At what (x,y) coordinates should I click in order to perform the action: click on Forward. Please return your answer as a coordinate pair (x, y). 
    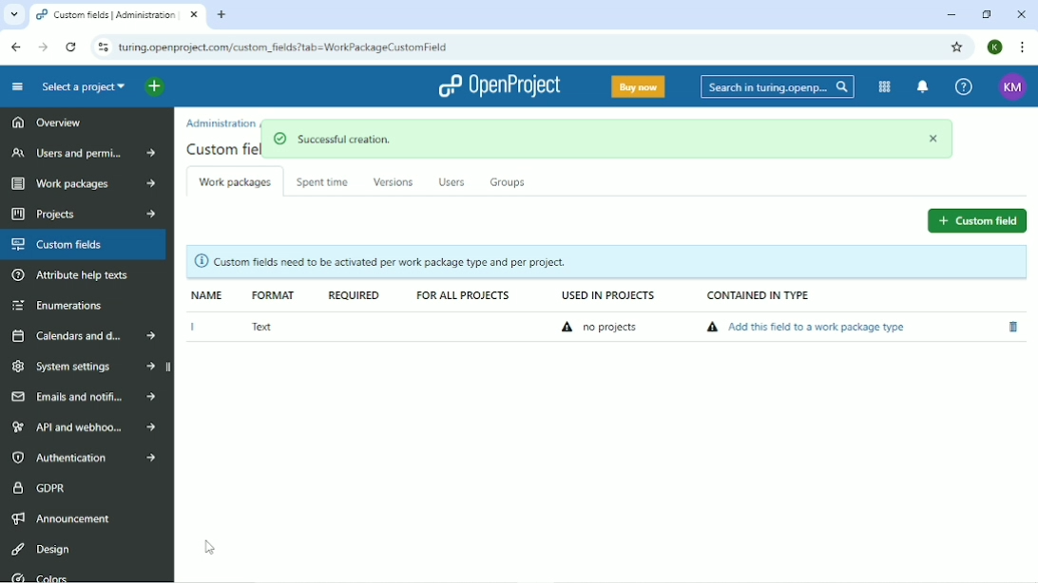
    Looking at the image, I should click on (43, 47).